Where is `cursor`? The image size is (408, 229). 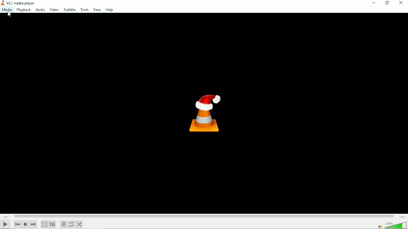
cursor is located at coordinates (10, 15).